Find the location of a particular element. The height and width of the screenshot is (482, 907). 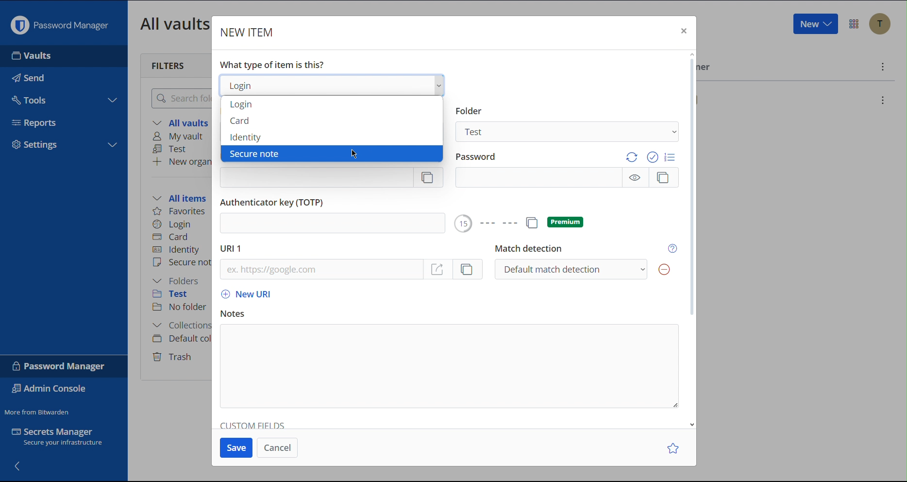

Filters is located at coordinates (169, 65).